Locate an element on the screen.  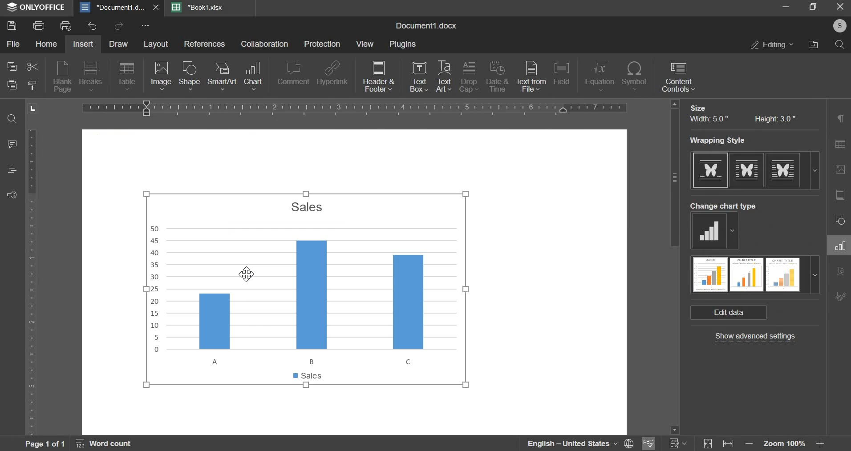
content controls is located at coordinates (679, 77).